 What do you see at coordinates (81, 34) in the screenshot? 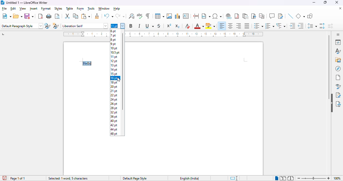
I see `ruler` at bounding box center [81, 34].